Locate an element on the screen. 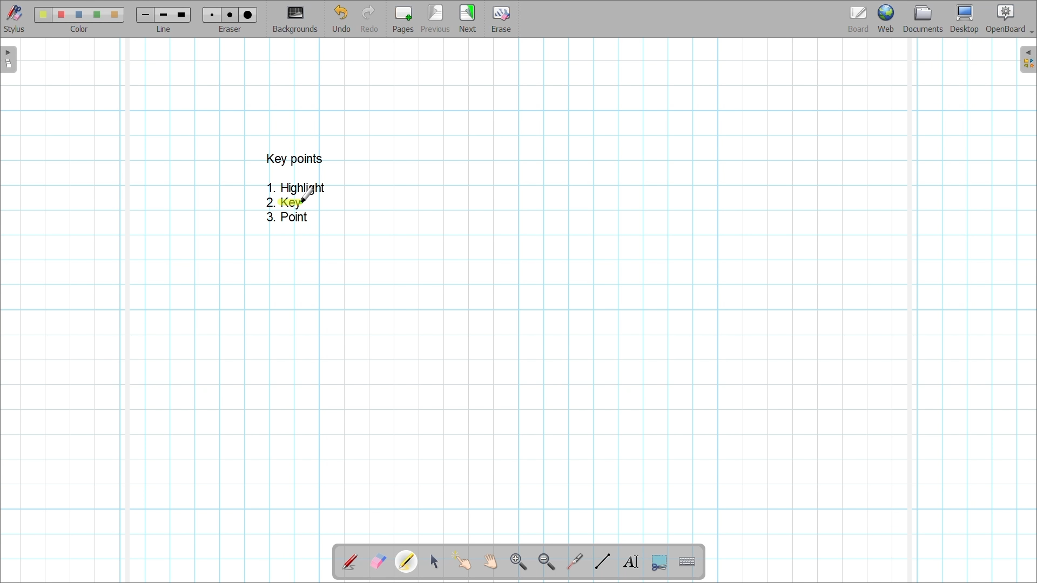 The image size is (1037, 583). key points is located at coordinates (295, 158).